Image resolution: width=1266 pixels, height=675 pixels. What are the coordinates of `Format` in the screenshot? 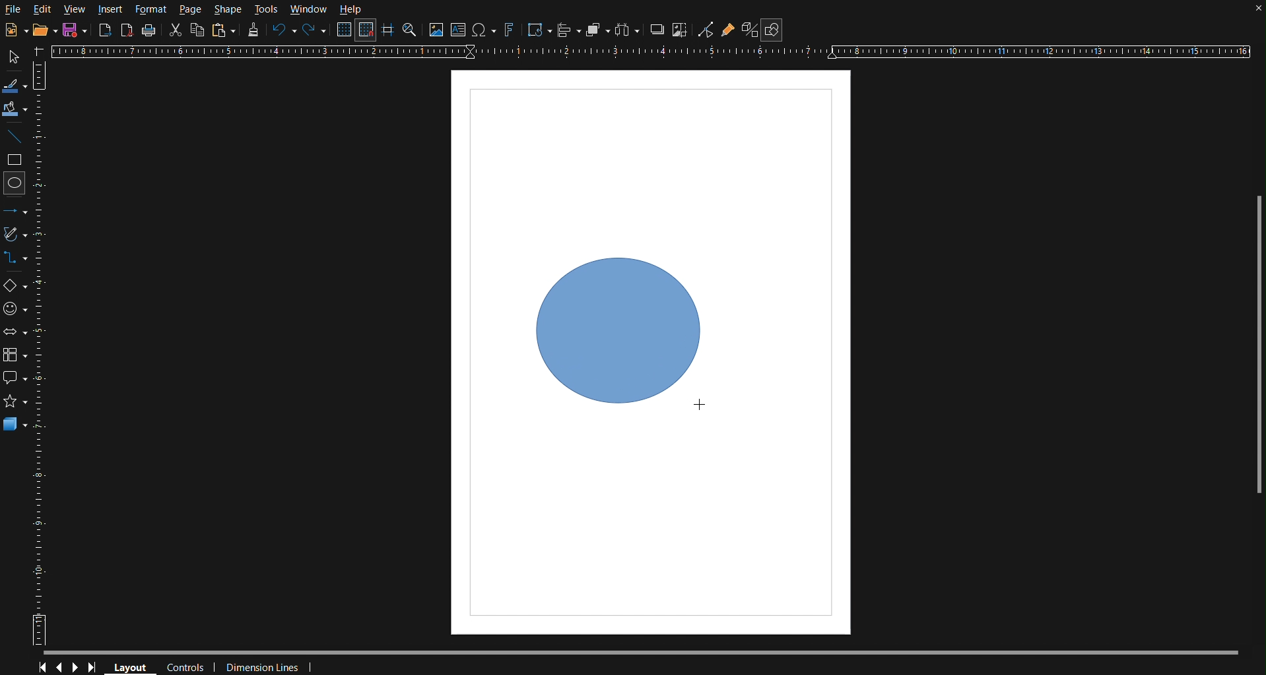 It's located at (154, 8).